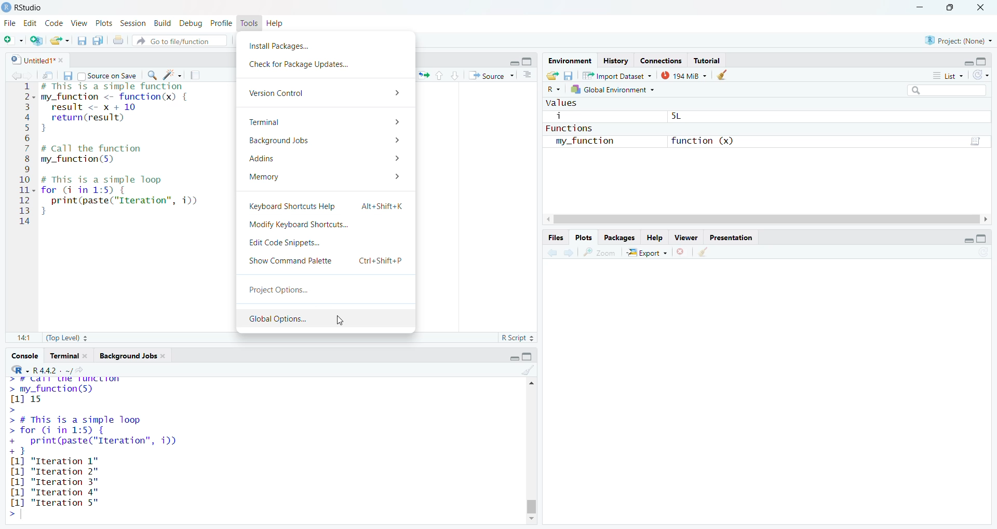 This screenshot has height=529, width=997. I want to click on my_function, so click(588, 141).